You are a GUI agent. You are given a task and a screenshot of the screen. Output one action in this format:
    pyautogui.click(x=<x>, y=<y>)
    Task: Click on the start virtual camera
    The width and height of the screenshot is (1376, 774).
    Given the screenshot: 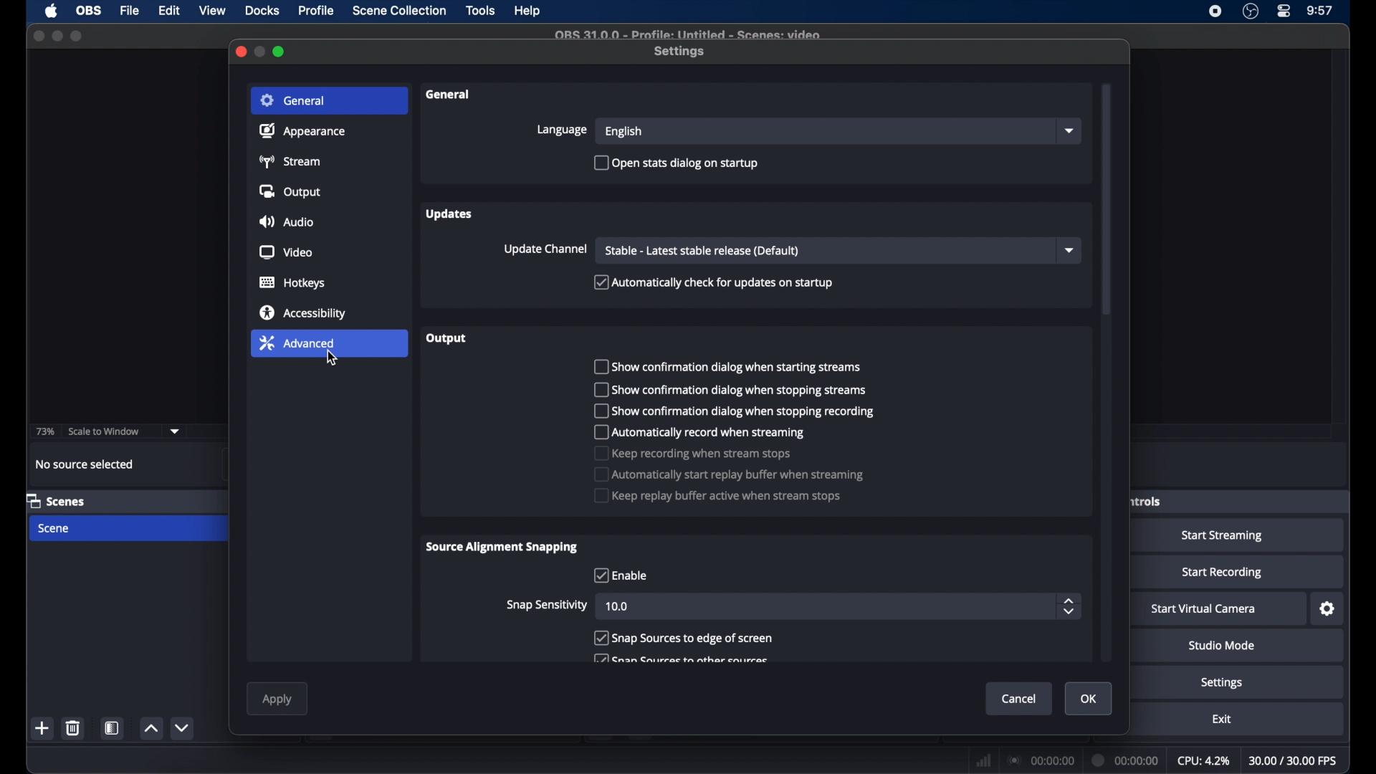 What is the action you would take?
    pyautogui.click(x=1204, y=609)
    